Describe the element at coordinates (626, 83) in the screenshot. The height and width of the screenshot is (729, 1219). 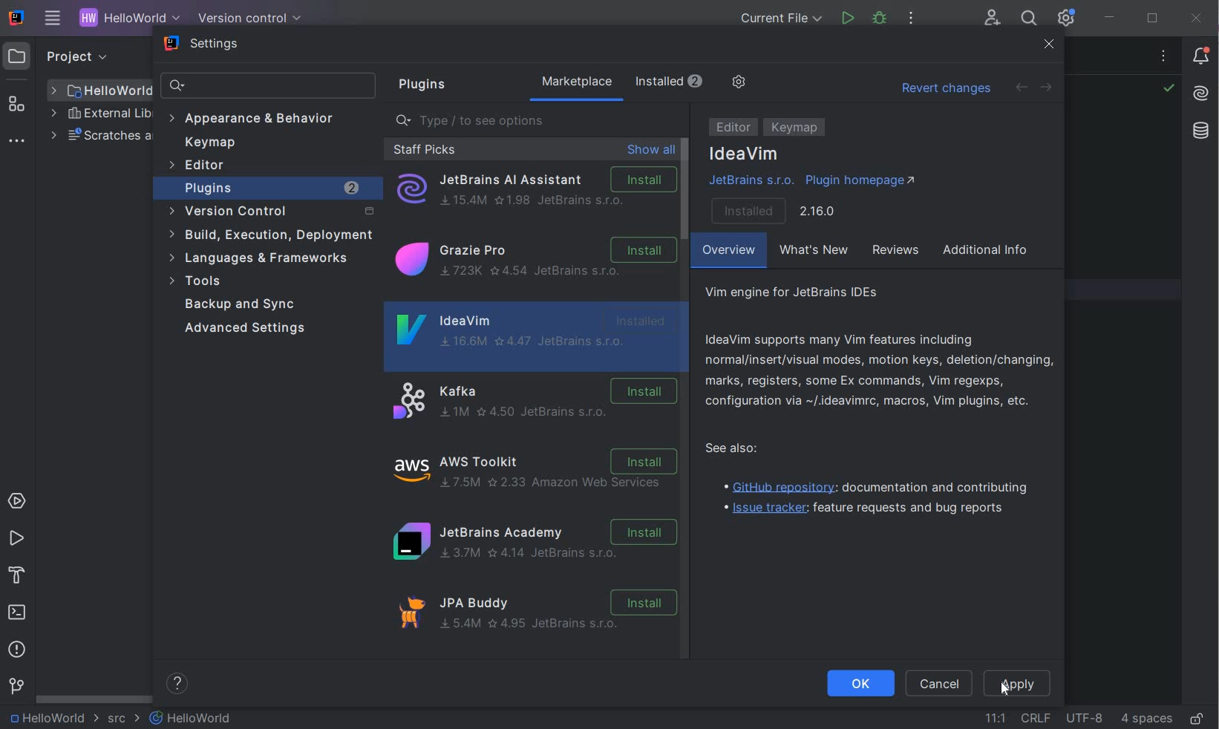
I see `marketplace` at that location.